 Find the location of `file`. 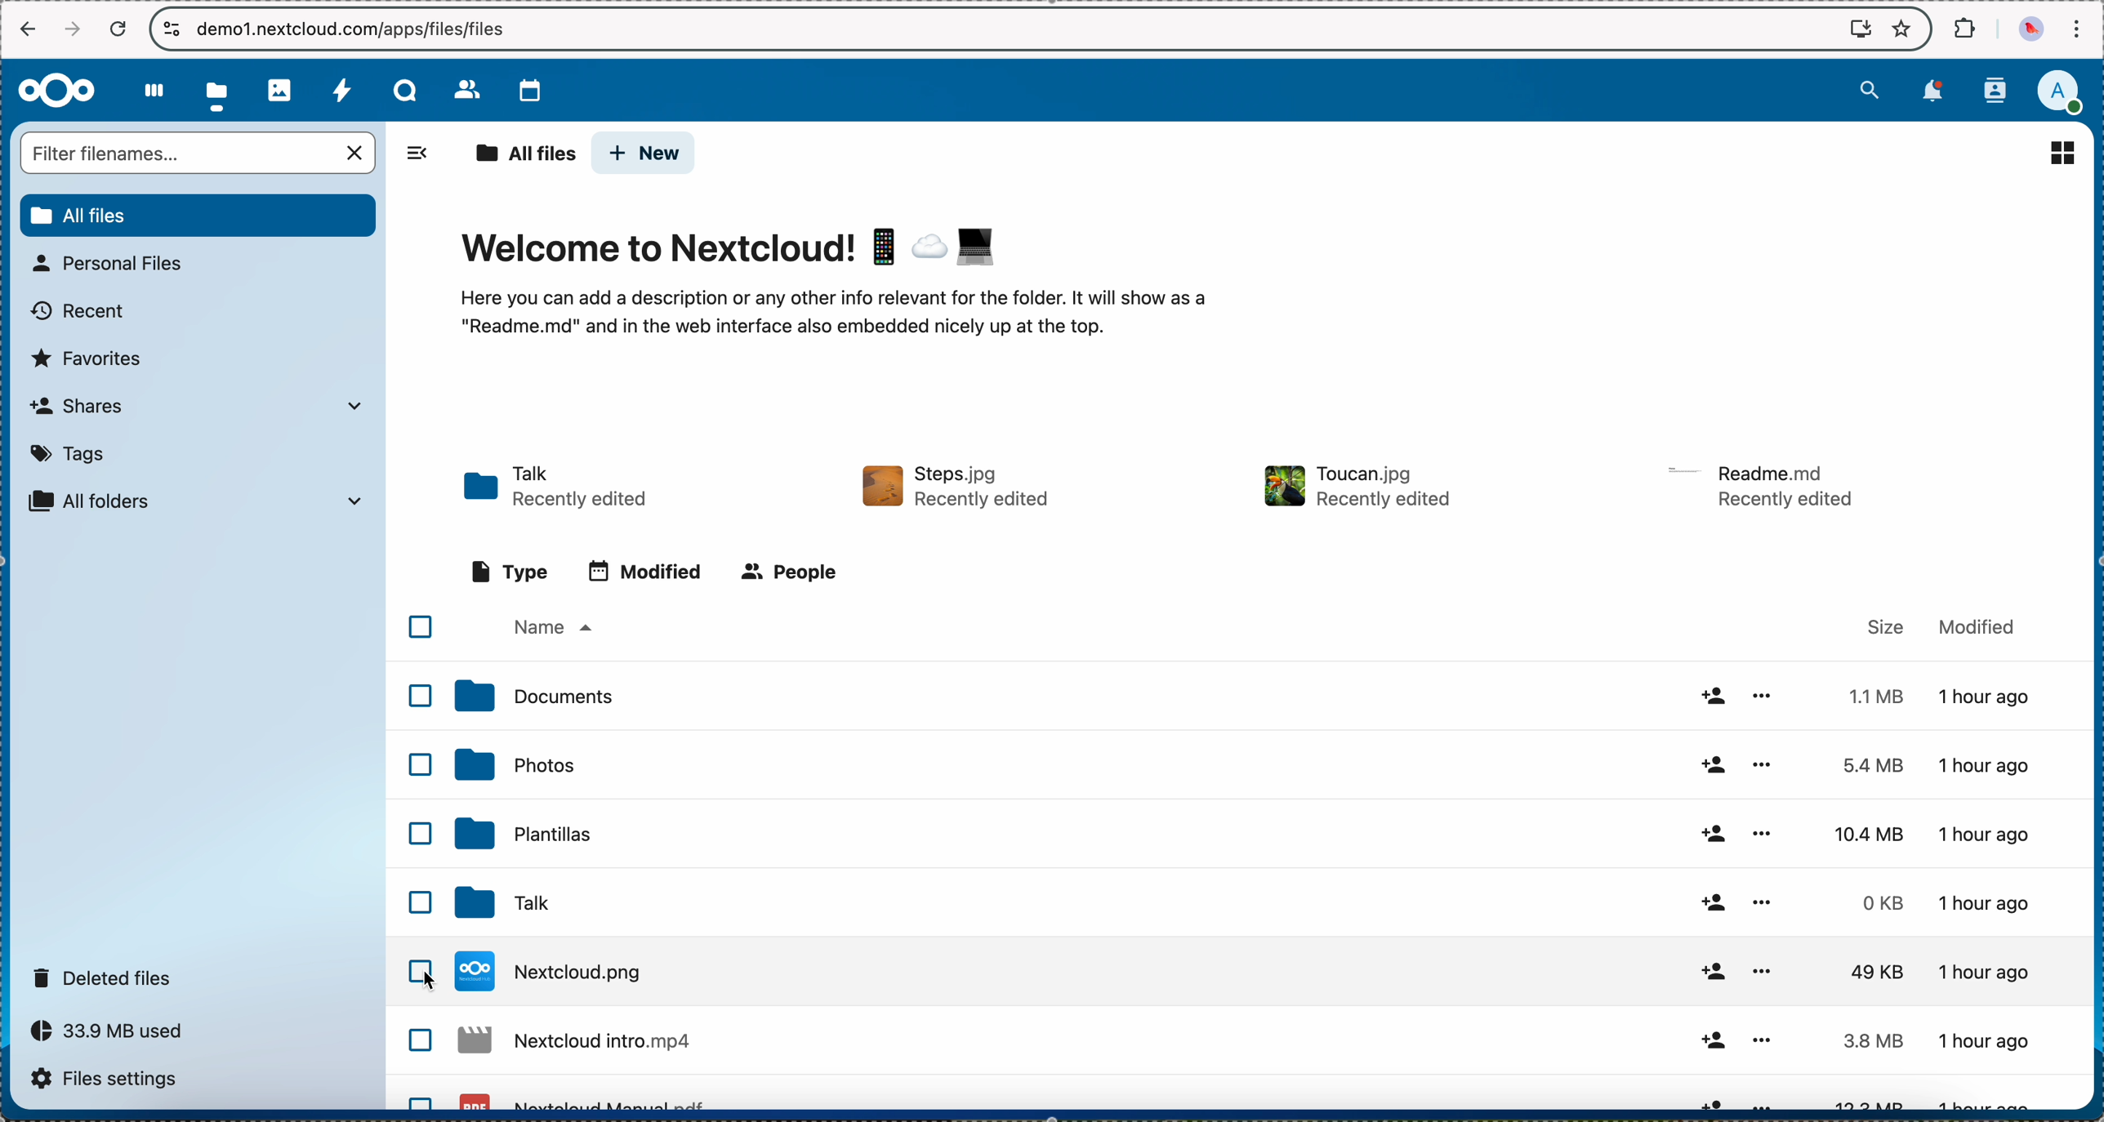

file is located at coordinates (1763, 487).